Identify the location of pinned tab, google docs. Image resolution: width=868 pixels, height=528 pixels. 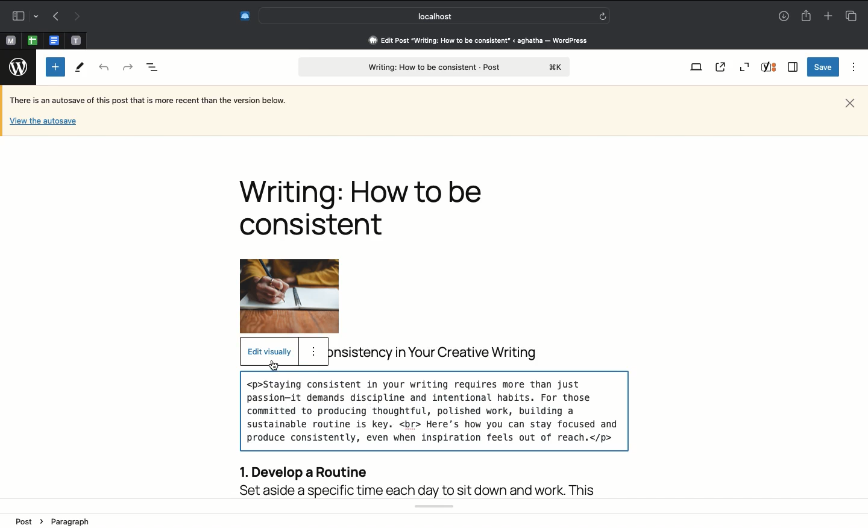
(53, 38).